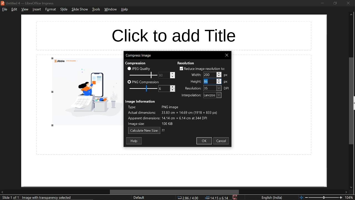 The width and height of the screenshot is (355, 200). Describe the element at coordinates (139, 197) in the screenshot. I see `slide style` at that location.